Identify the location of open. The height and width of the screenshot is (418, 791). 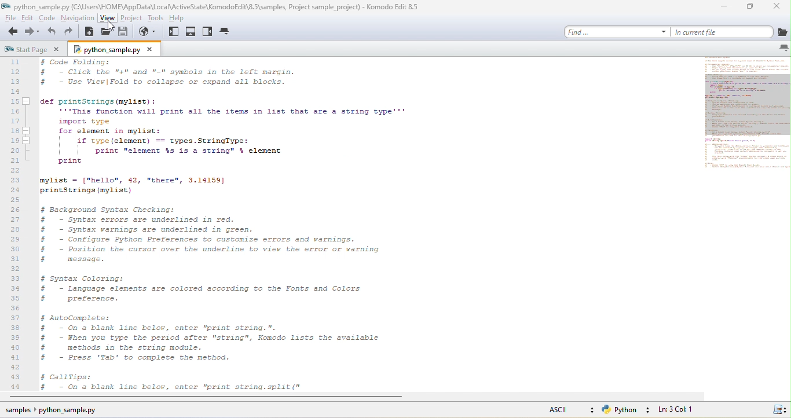
(107, 34).